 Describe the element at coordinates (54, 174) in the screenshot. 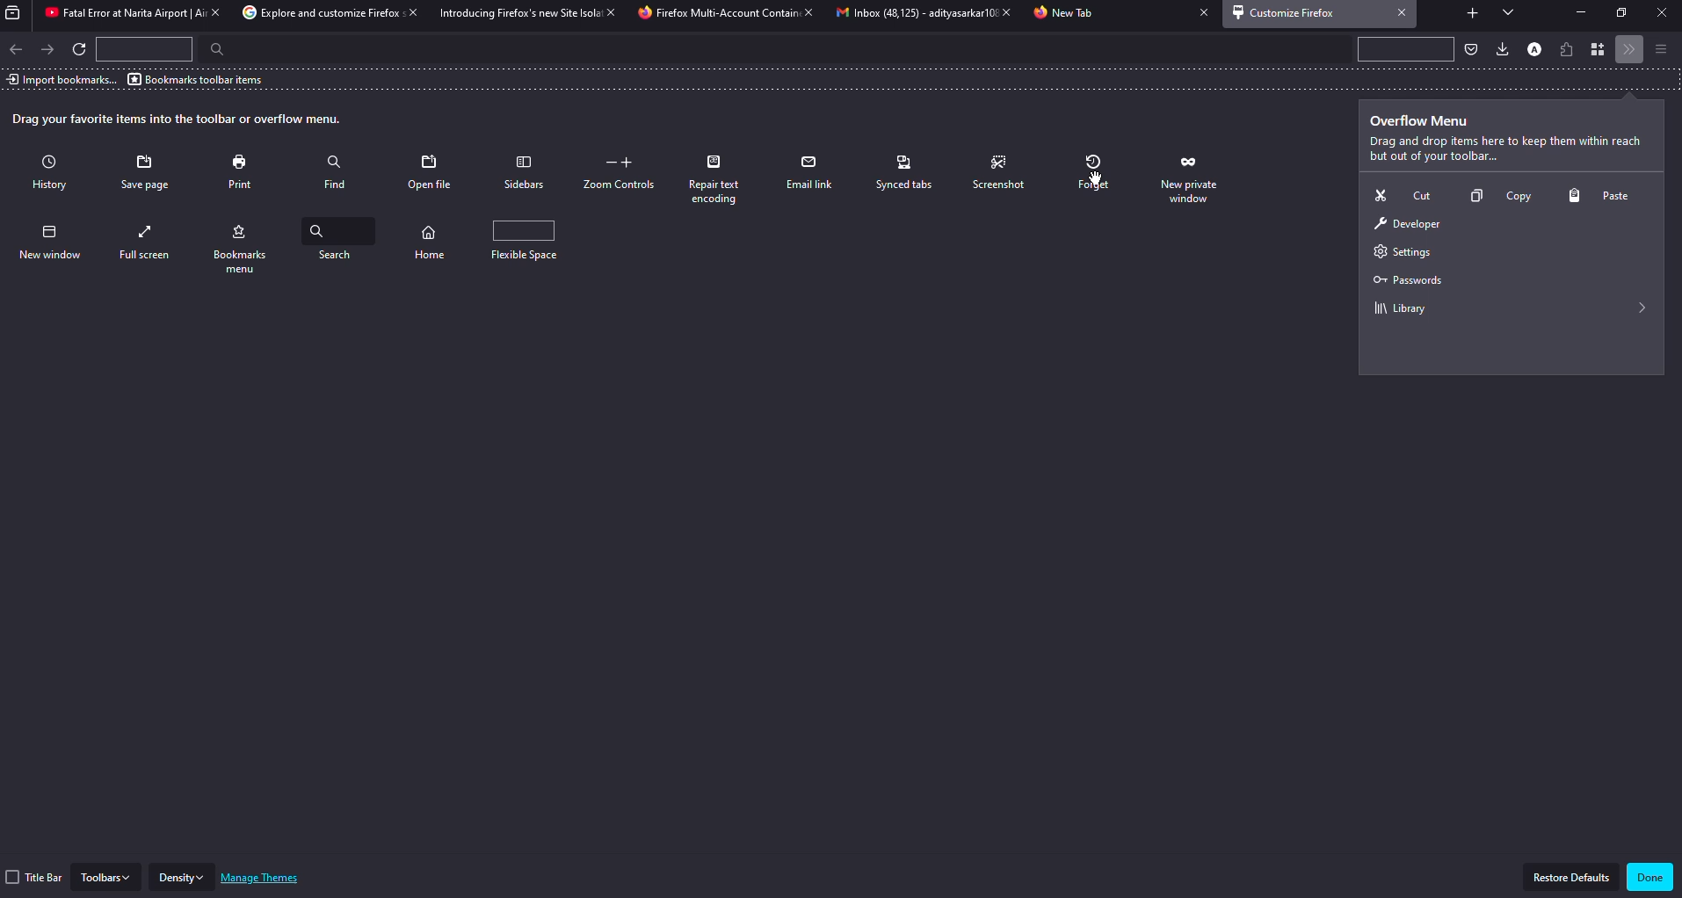

I see `history` at that location.